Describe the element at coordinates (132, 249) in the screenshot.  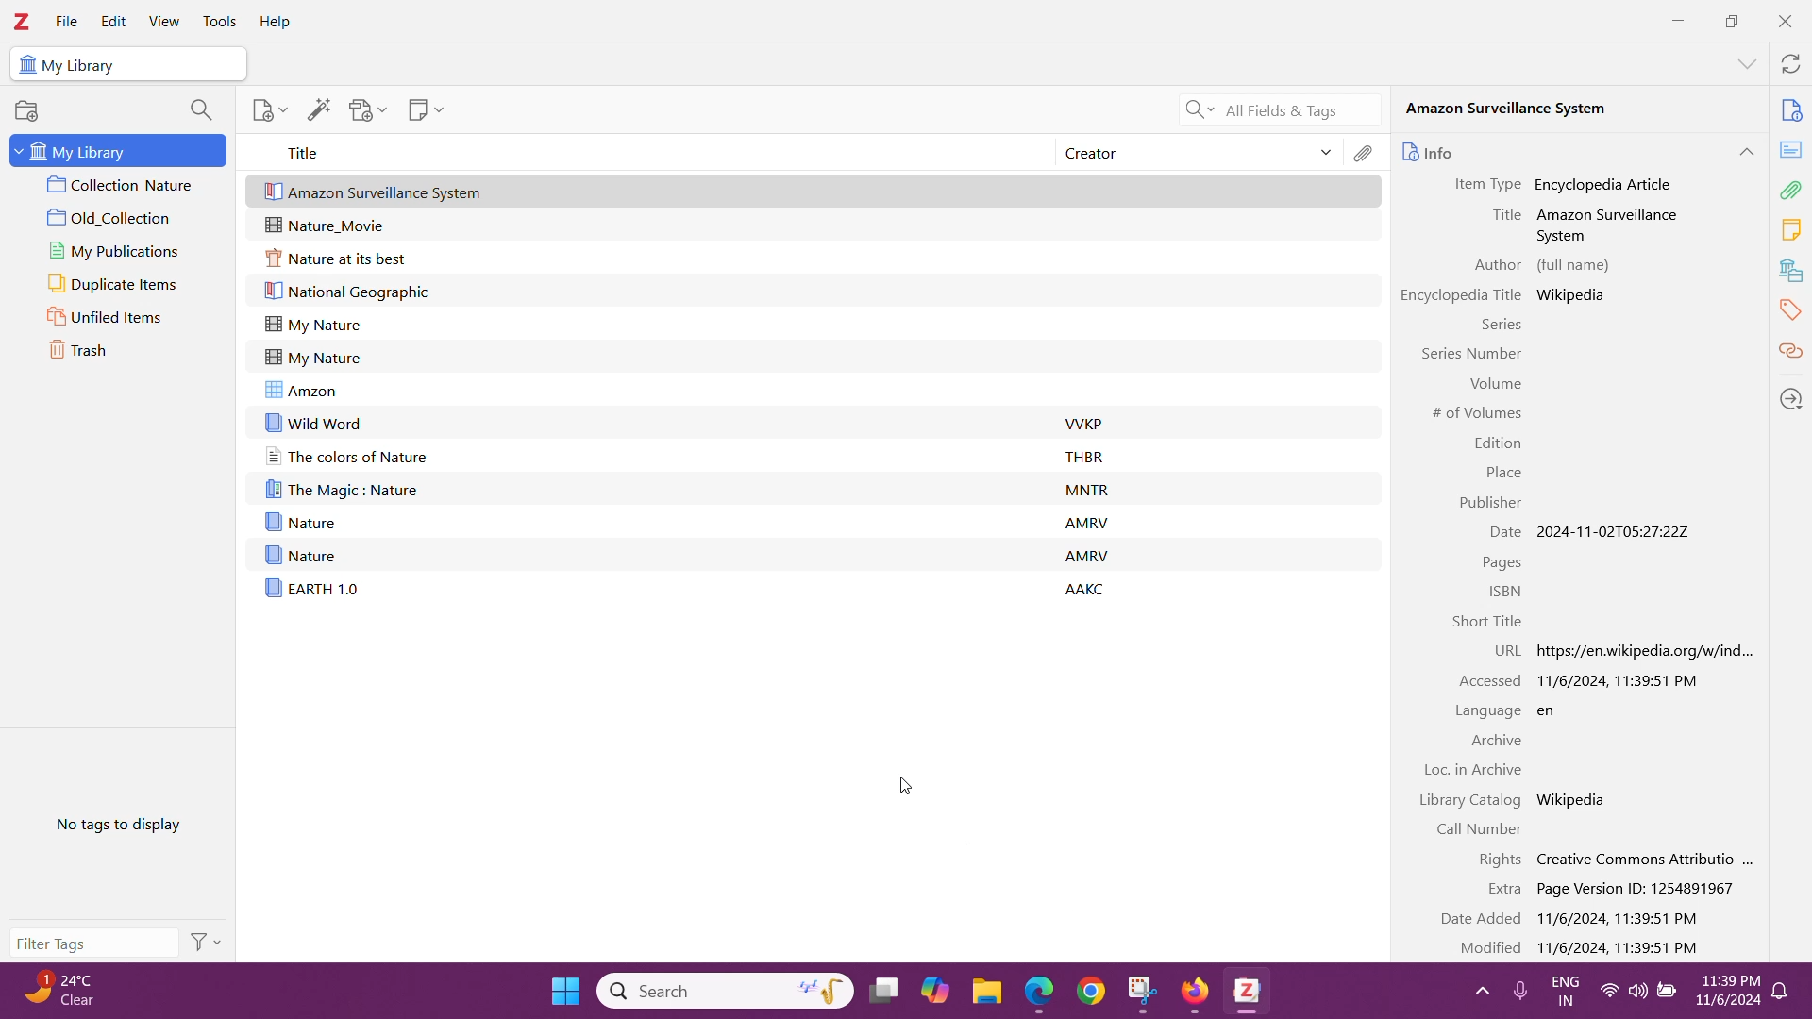
I see `My Publications` at that location.